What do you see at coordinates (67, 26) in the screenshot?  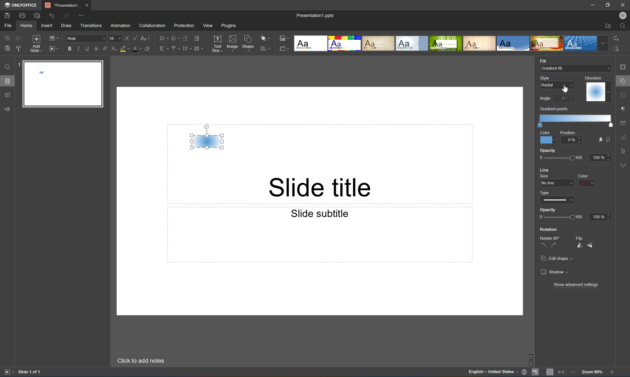 I see `Draw` at bounding box center [67, 26].